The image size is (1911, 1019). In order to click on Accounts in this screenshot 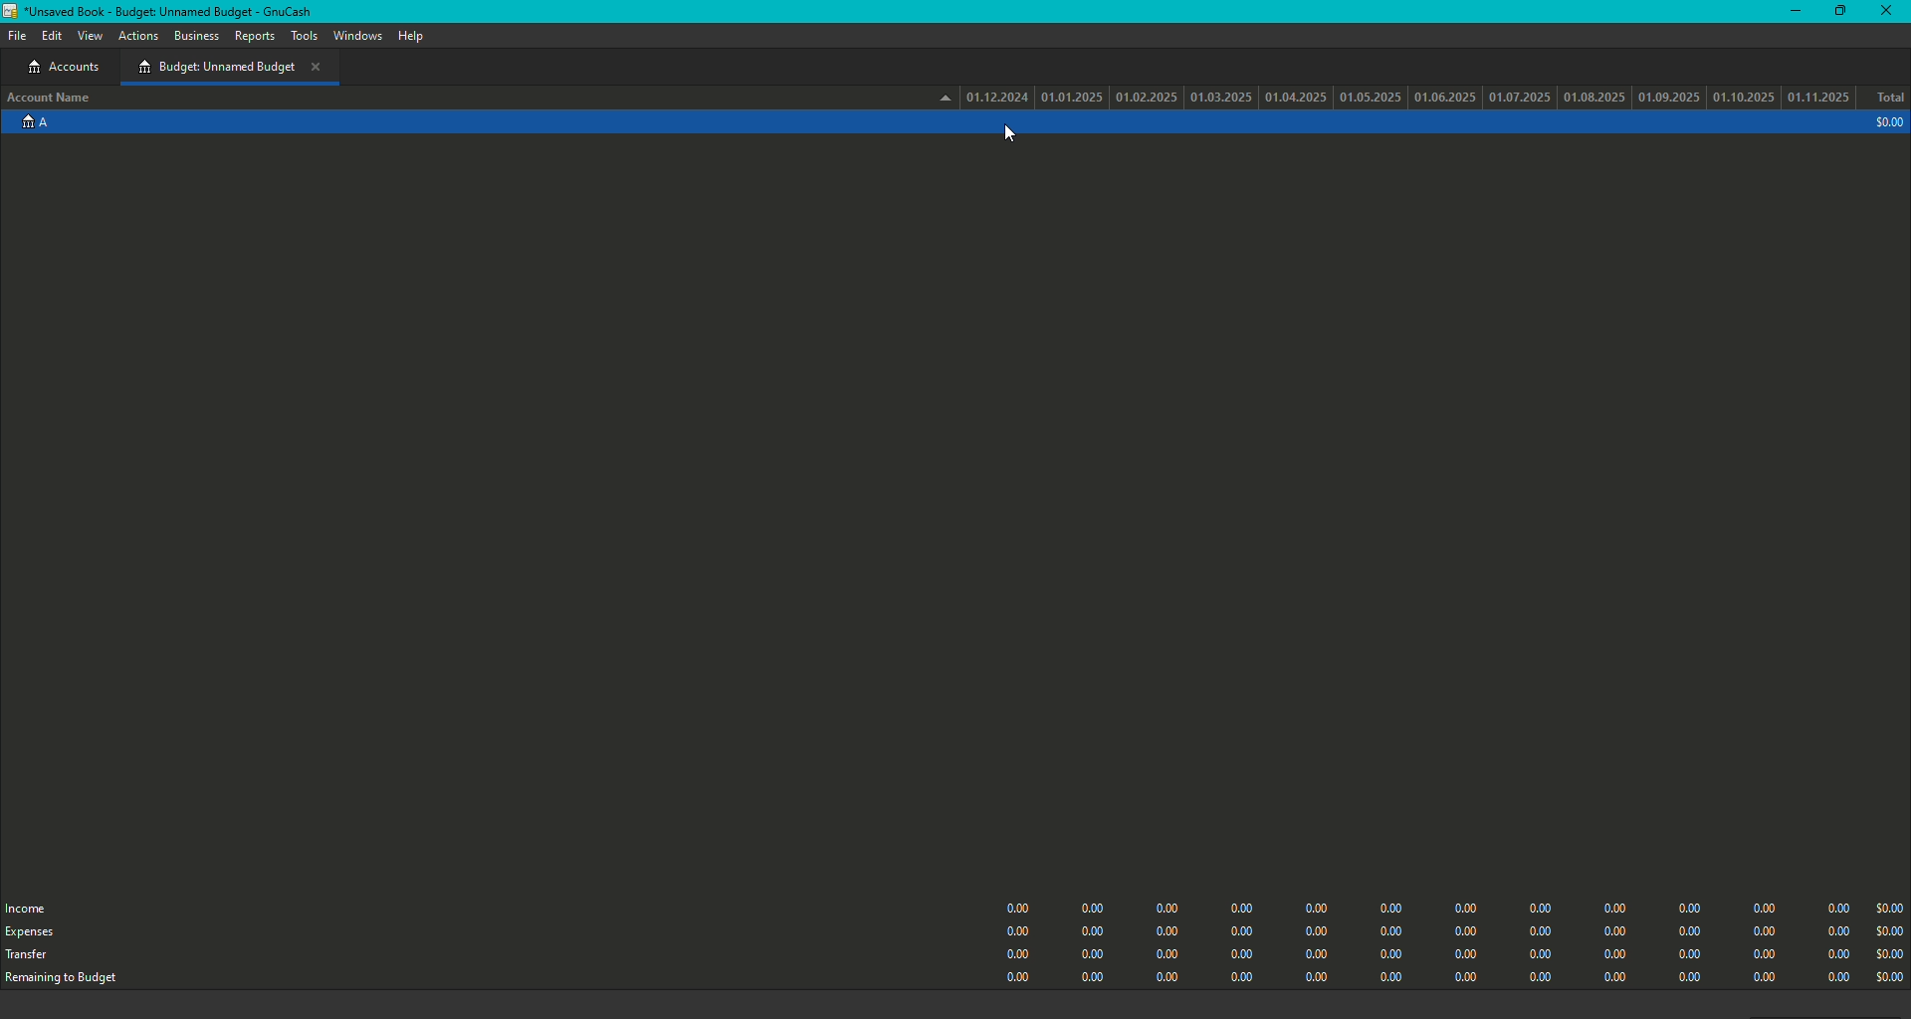, I will do `click(68, 68)`.